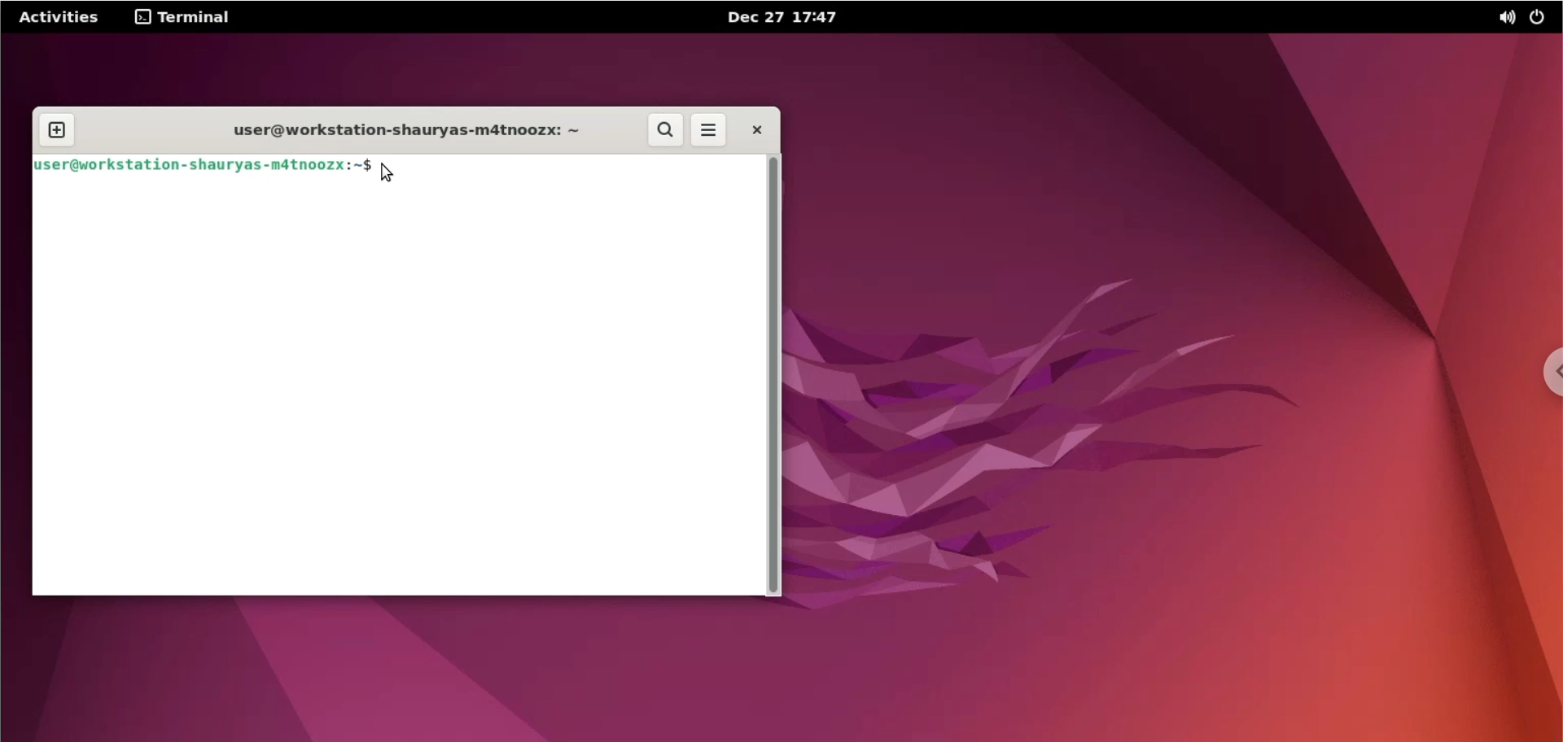  I want to click on more options, so click(711, 130).